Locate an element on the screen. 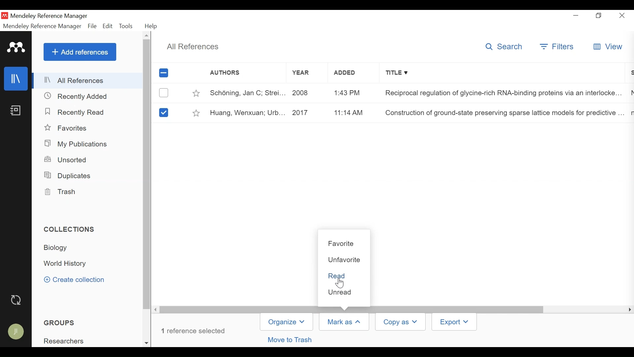 This screenshot has height=357, width=634. (un)select is located at coordinates (163, 73).